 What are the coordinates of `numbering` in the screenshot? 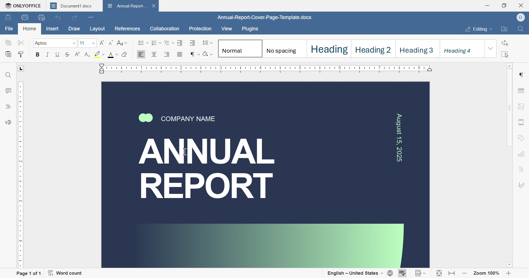 It's located at (156, 42).